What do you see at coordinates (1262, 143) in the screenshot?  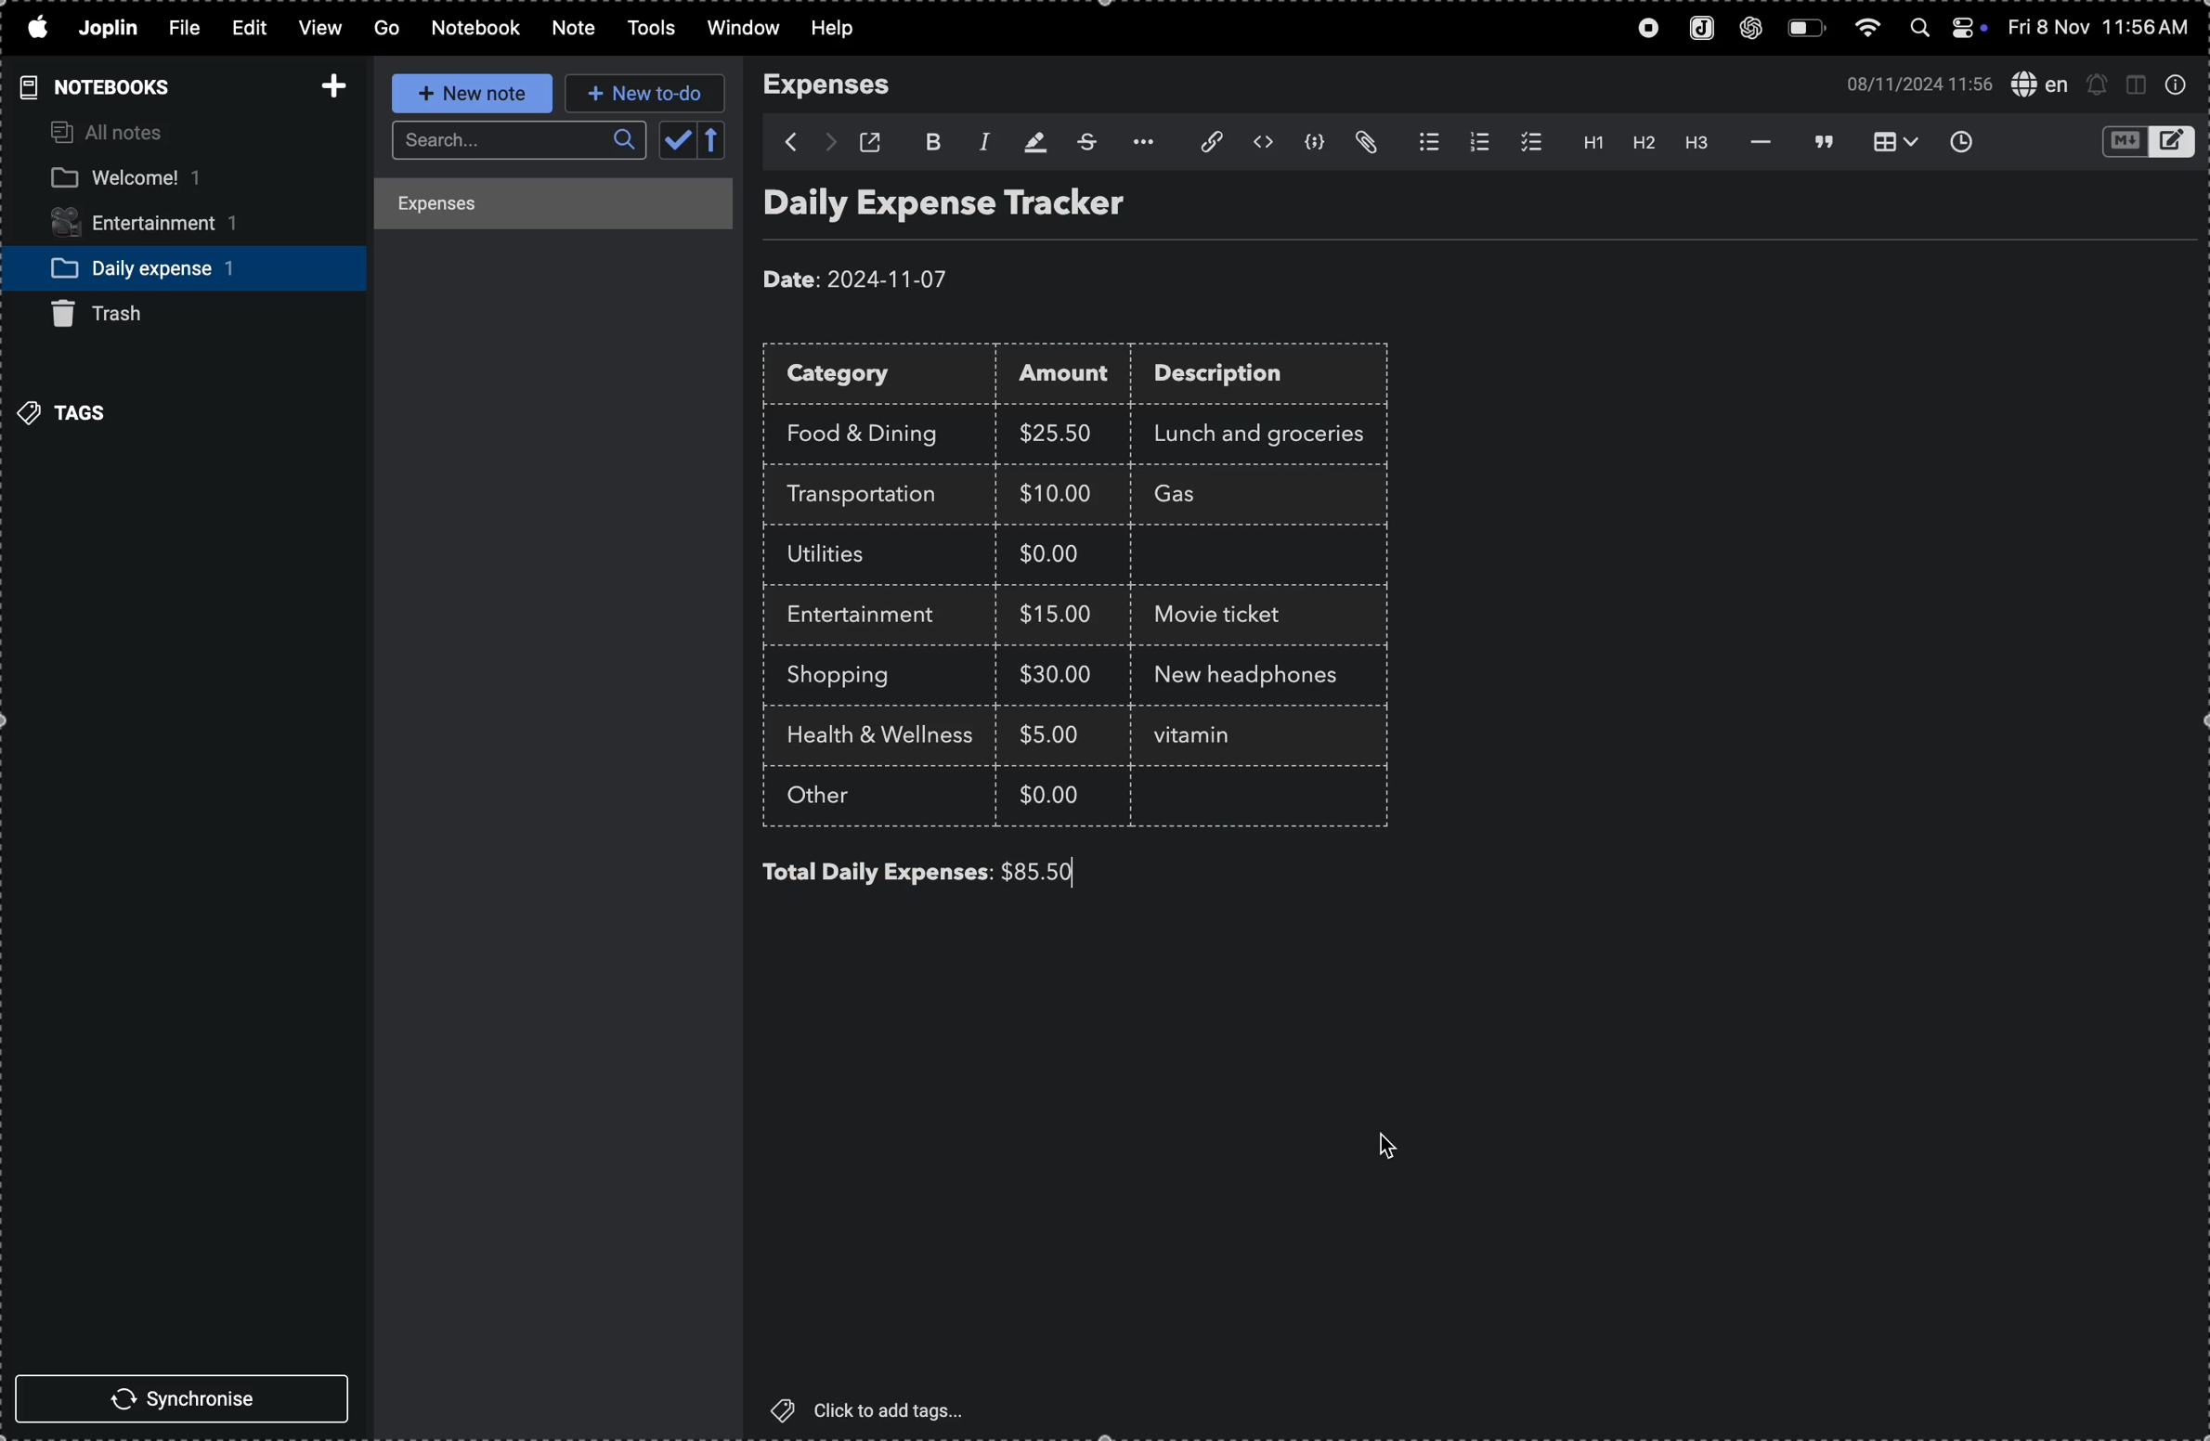 I see `inline code` at bounding box center [1262, 143].